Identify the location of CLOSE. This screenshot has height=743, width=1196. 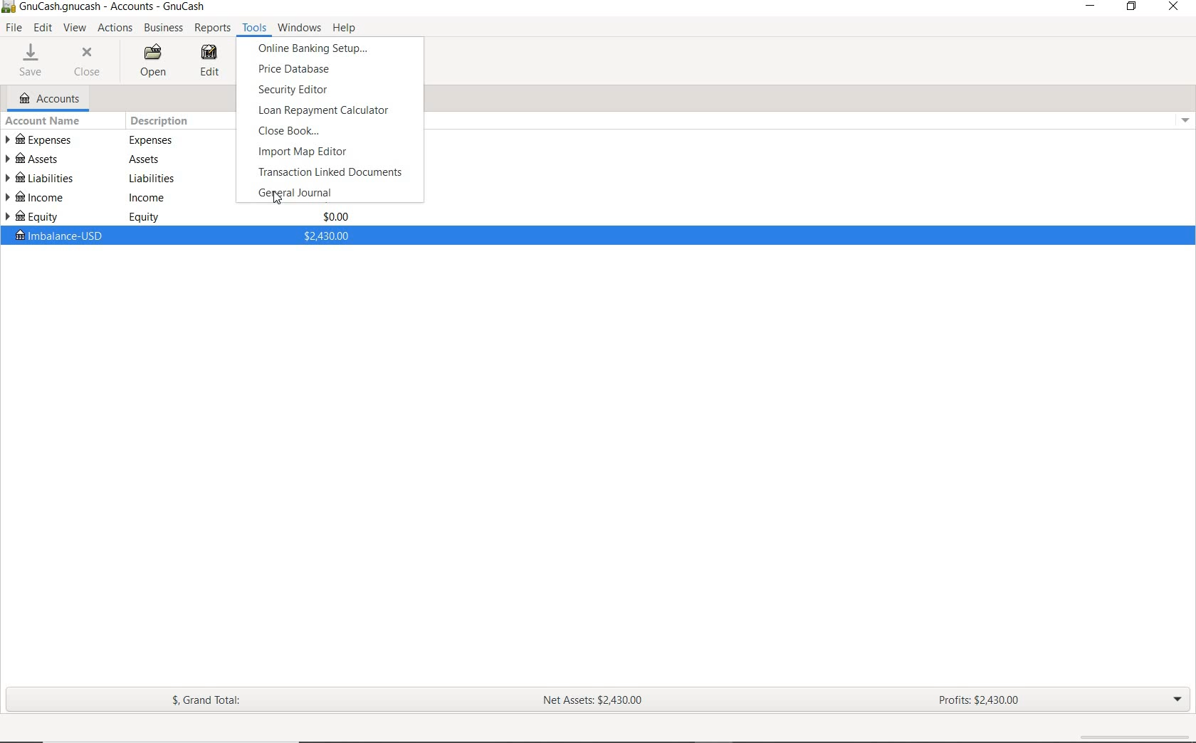
(88, 60).